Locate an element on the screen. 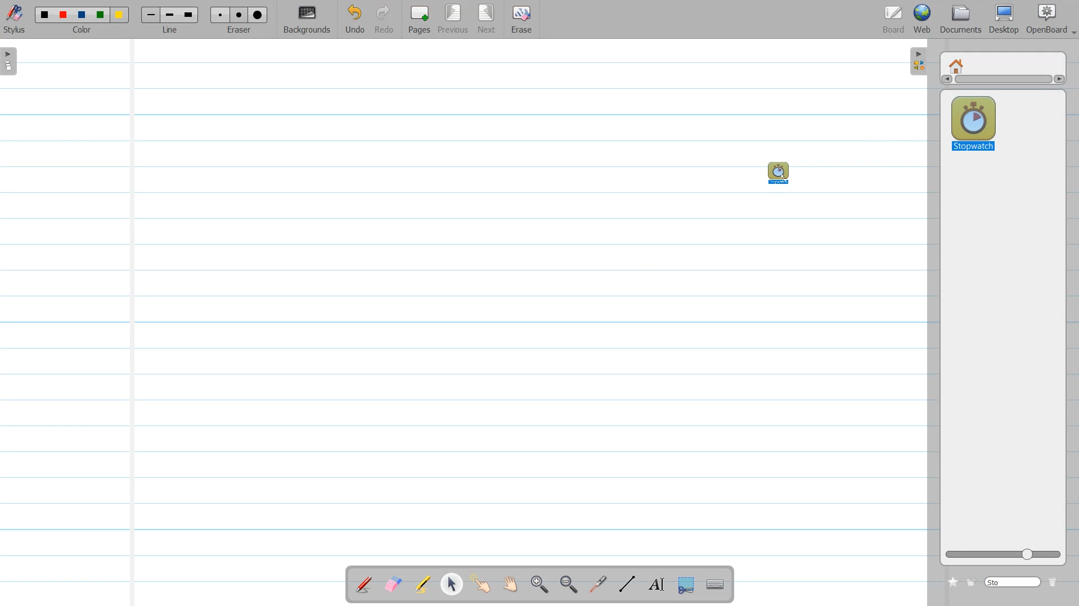 Image resolution: width=1079 pixels, height=606 pixels. Create new folder is located at coordinates (972, 582).